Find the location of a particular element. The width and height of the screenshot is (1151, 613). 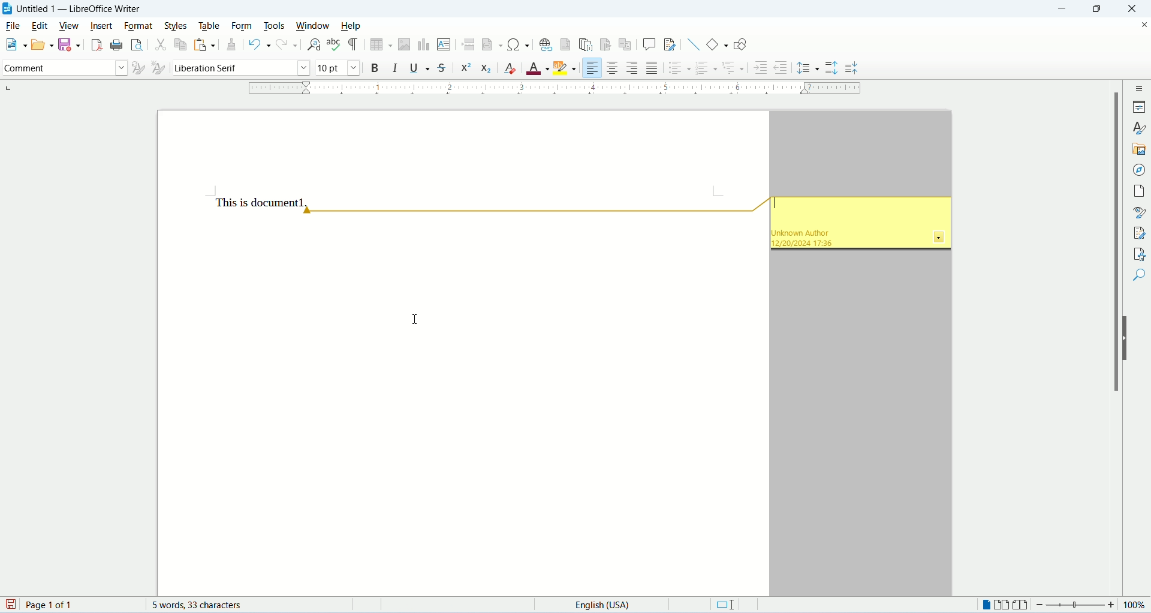

properties is located at coordinates (1139, 107).